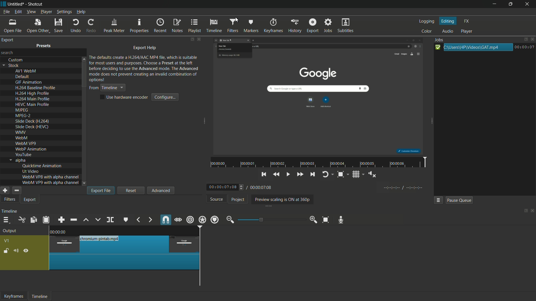 The height and width of the screenshot is (301, 536). I want to click on 0.05, so click(162, 231).